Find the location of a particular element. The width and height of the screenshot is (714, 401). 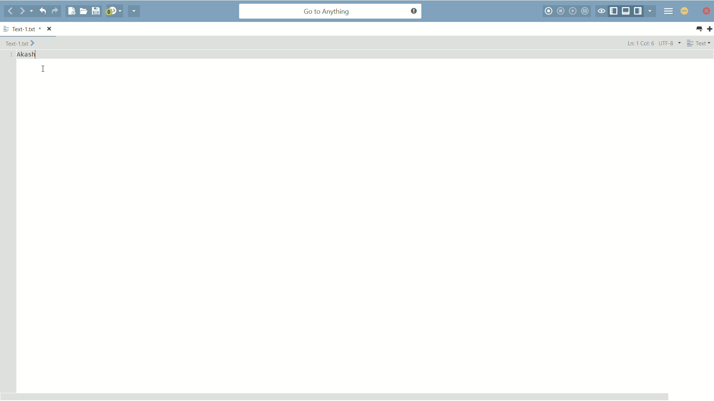

share current file is located at coordinates (134, 12).